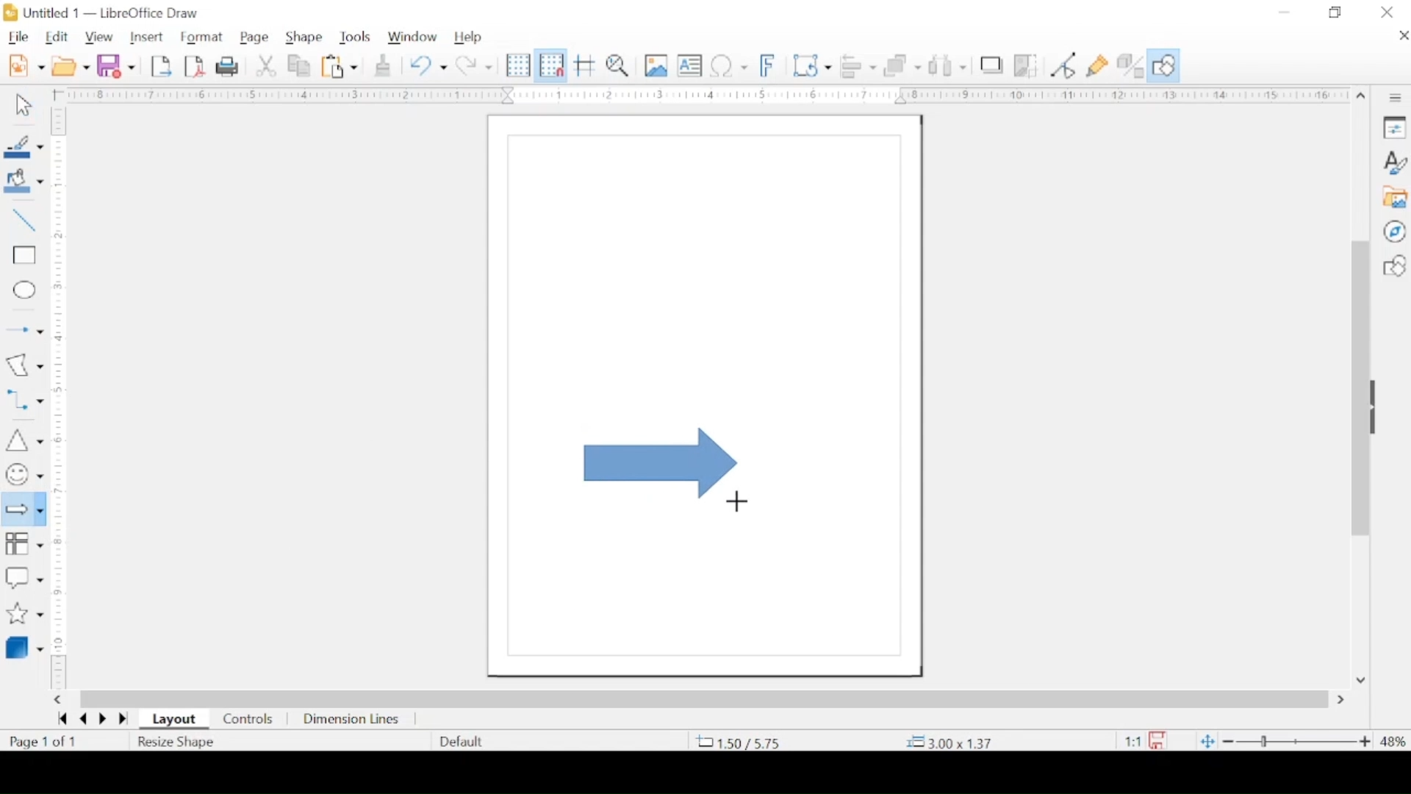  What do you see at coordinates (1063, 65) in the screenshot?
I see `toggle point edit mode` at bounding box center [1063, 65].